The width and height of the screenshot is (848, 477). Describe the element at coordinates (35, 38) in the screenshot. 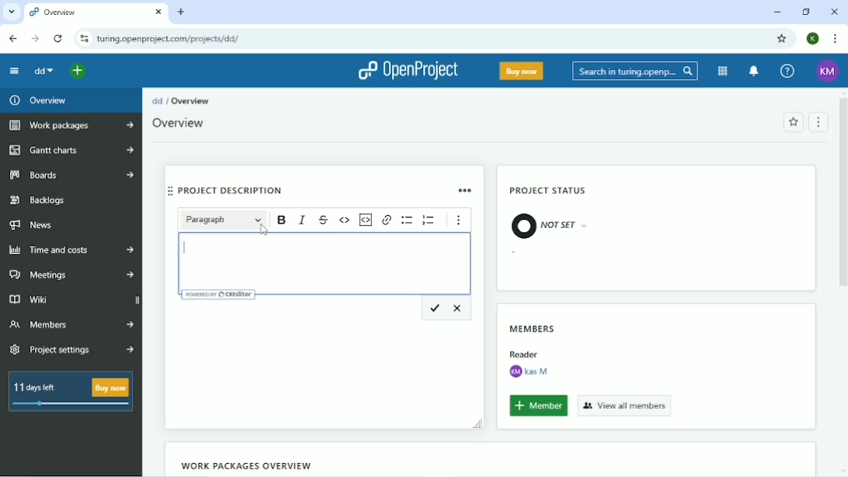

I see `Forward` at that location.